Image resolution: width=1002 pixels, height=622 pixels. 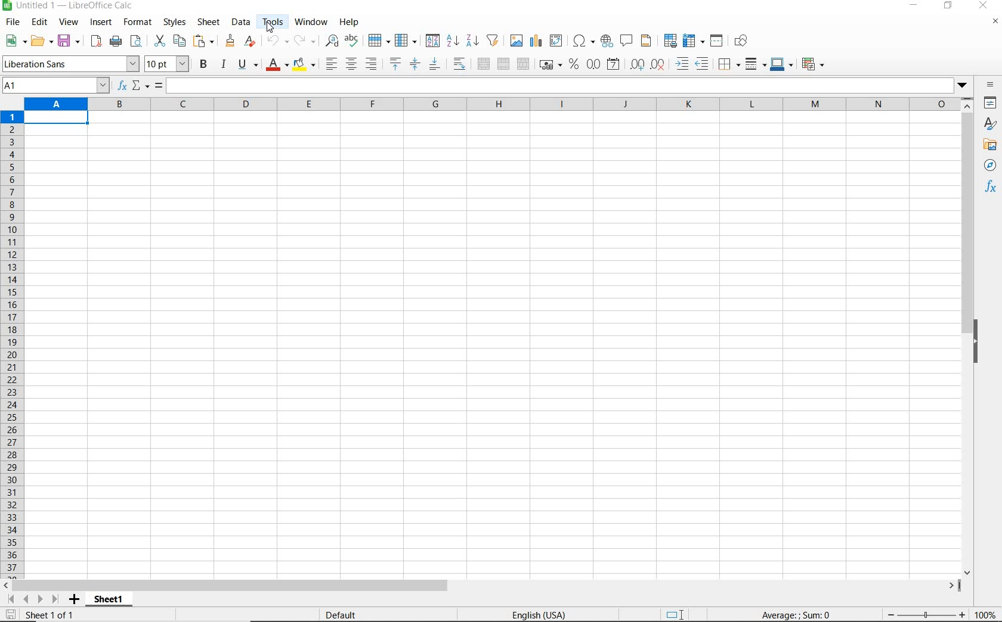 What do you see at coordinates (70, 64) in the screenshot?
I see `font name` at bounding box center [70, 64].